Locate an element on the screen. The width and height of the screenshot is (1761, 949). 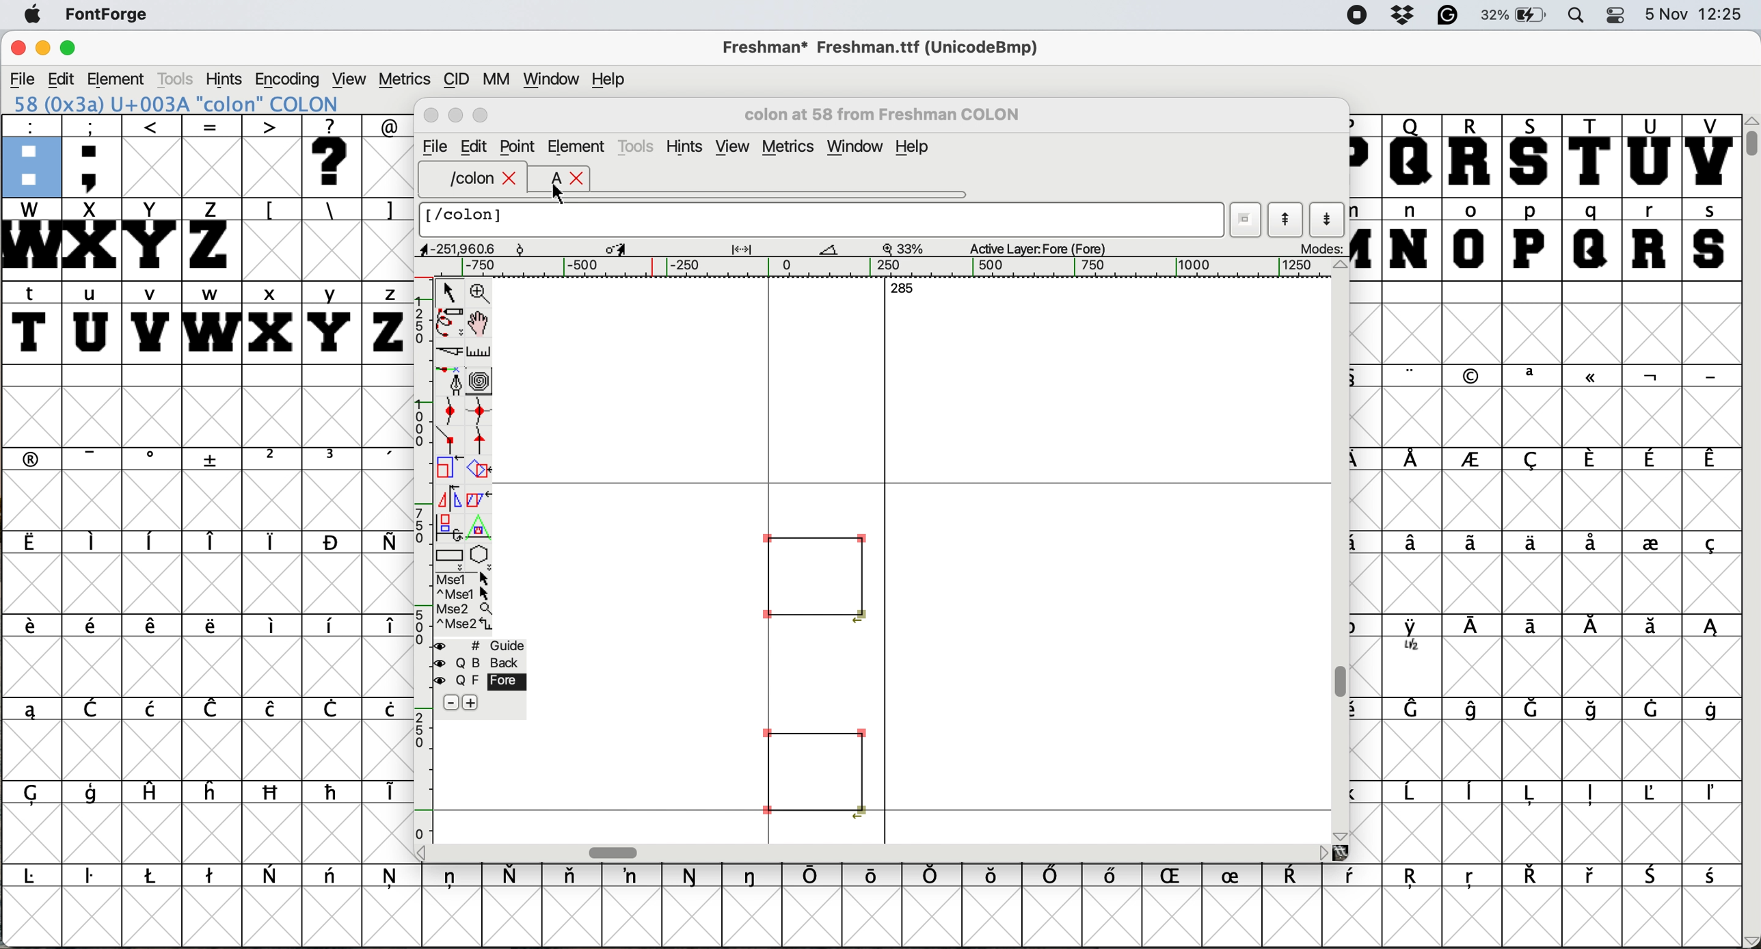
symbol is located at coordinates (30, 710).